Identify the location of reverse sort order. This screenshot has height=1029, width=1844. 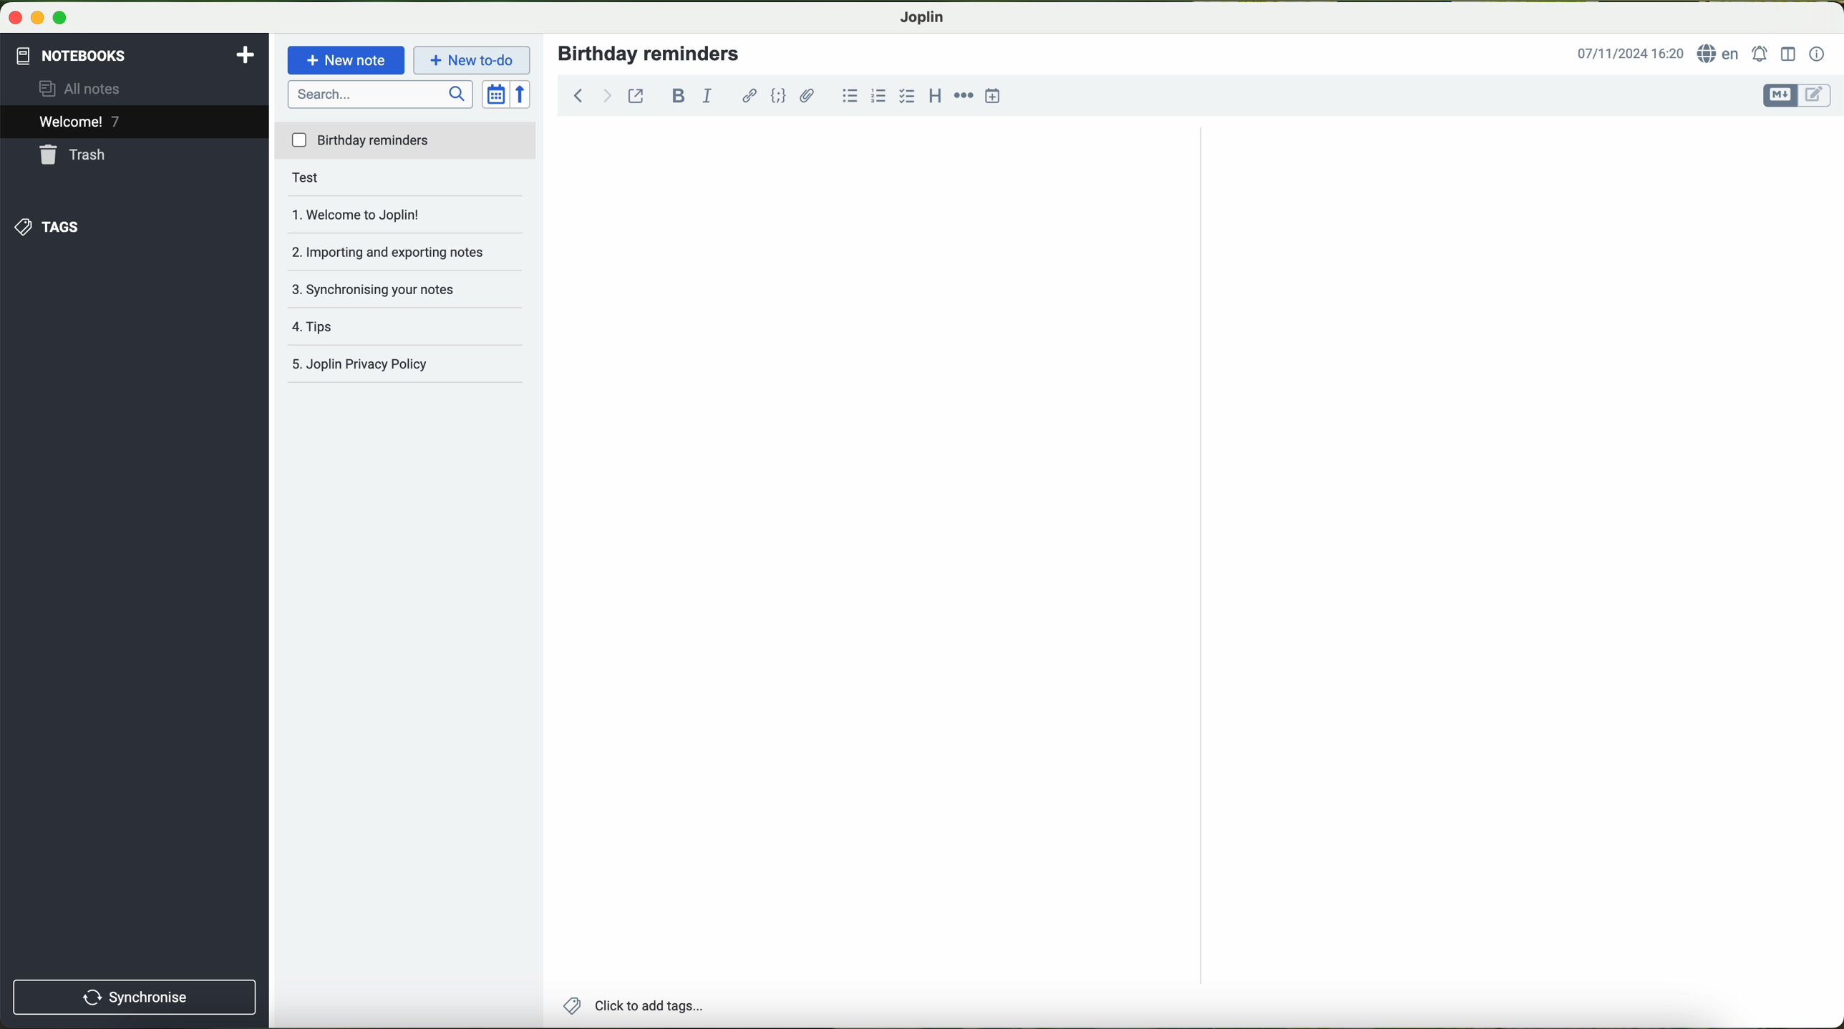
(522, 93).